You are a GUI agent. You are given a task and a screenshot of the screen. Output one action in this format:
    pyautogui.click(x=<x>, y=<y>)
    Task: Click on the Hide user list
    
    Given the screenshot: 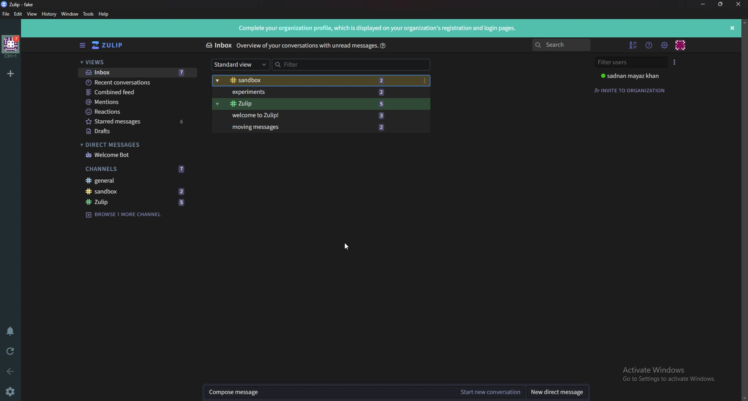 What is the action you would take?
    pyautogui.click(x=633, y=45)
    